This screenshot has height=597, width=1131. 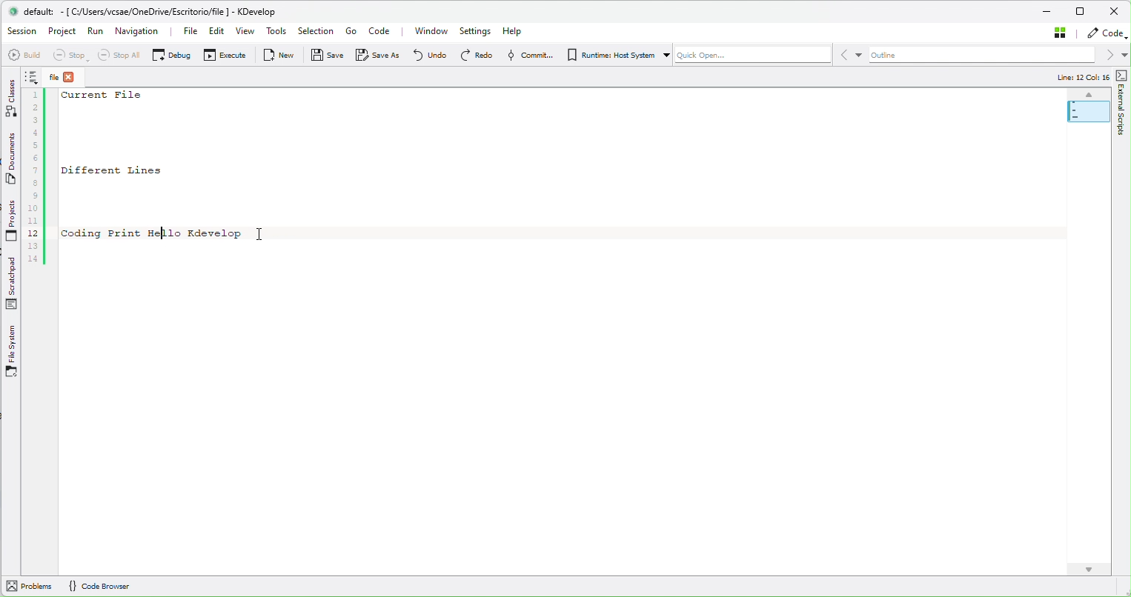 I want to click on Stop all, so click(x=120, y=55).